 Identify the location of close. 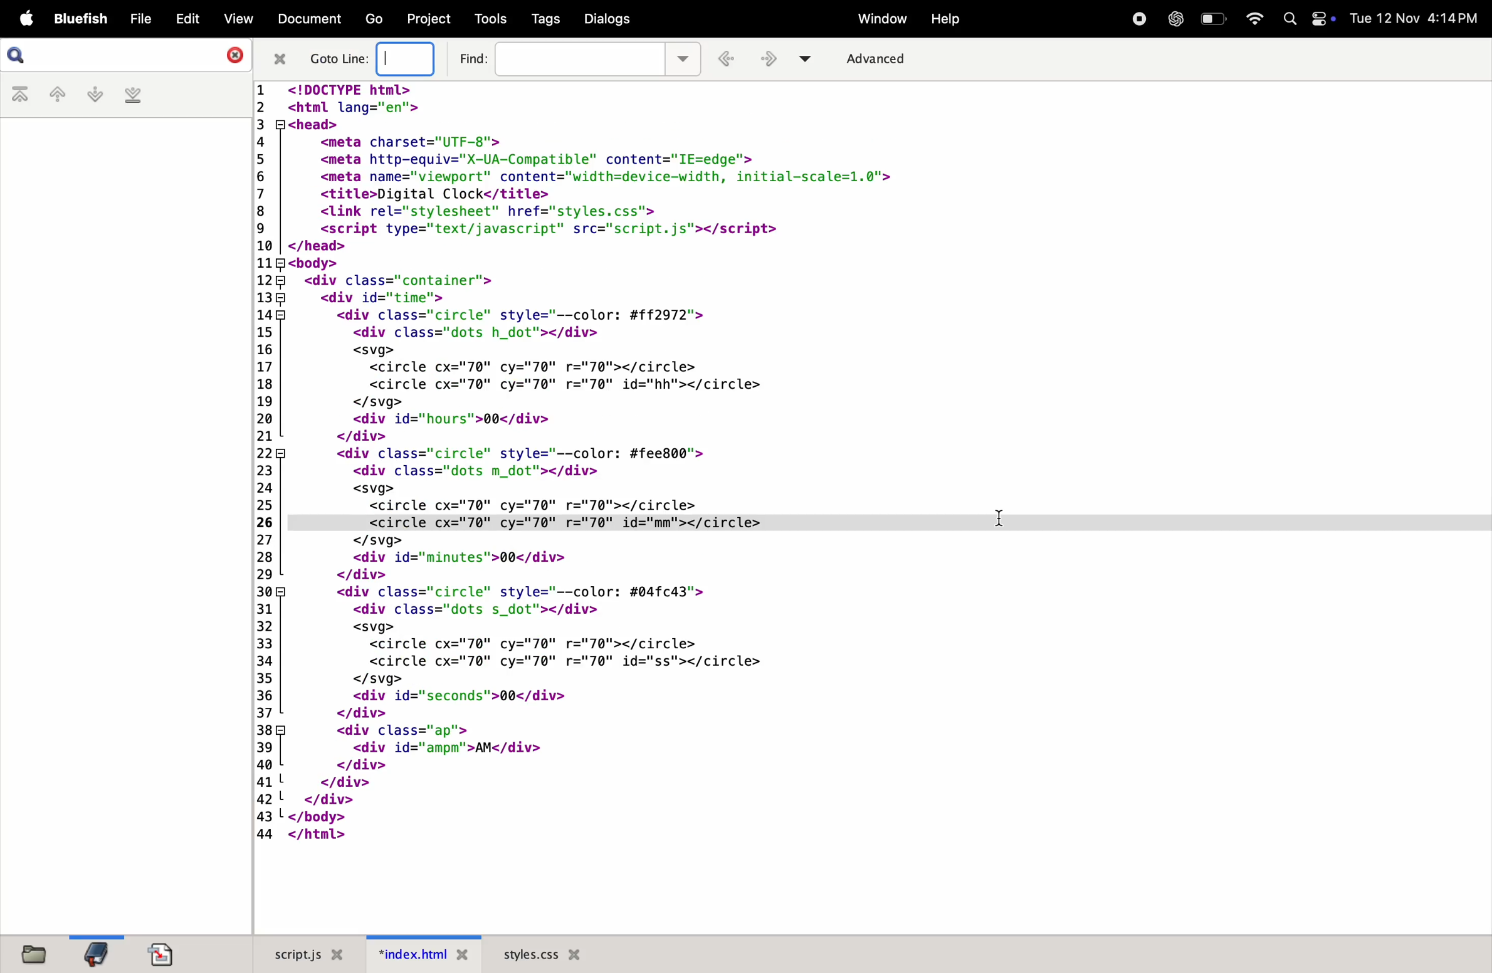
(279, 59).